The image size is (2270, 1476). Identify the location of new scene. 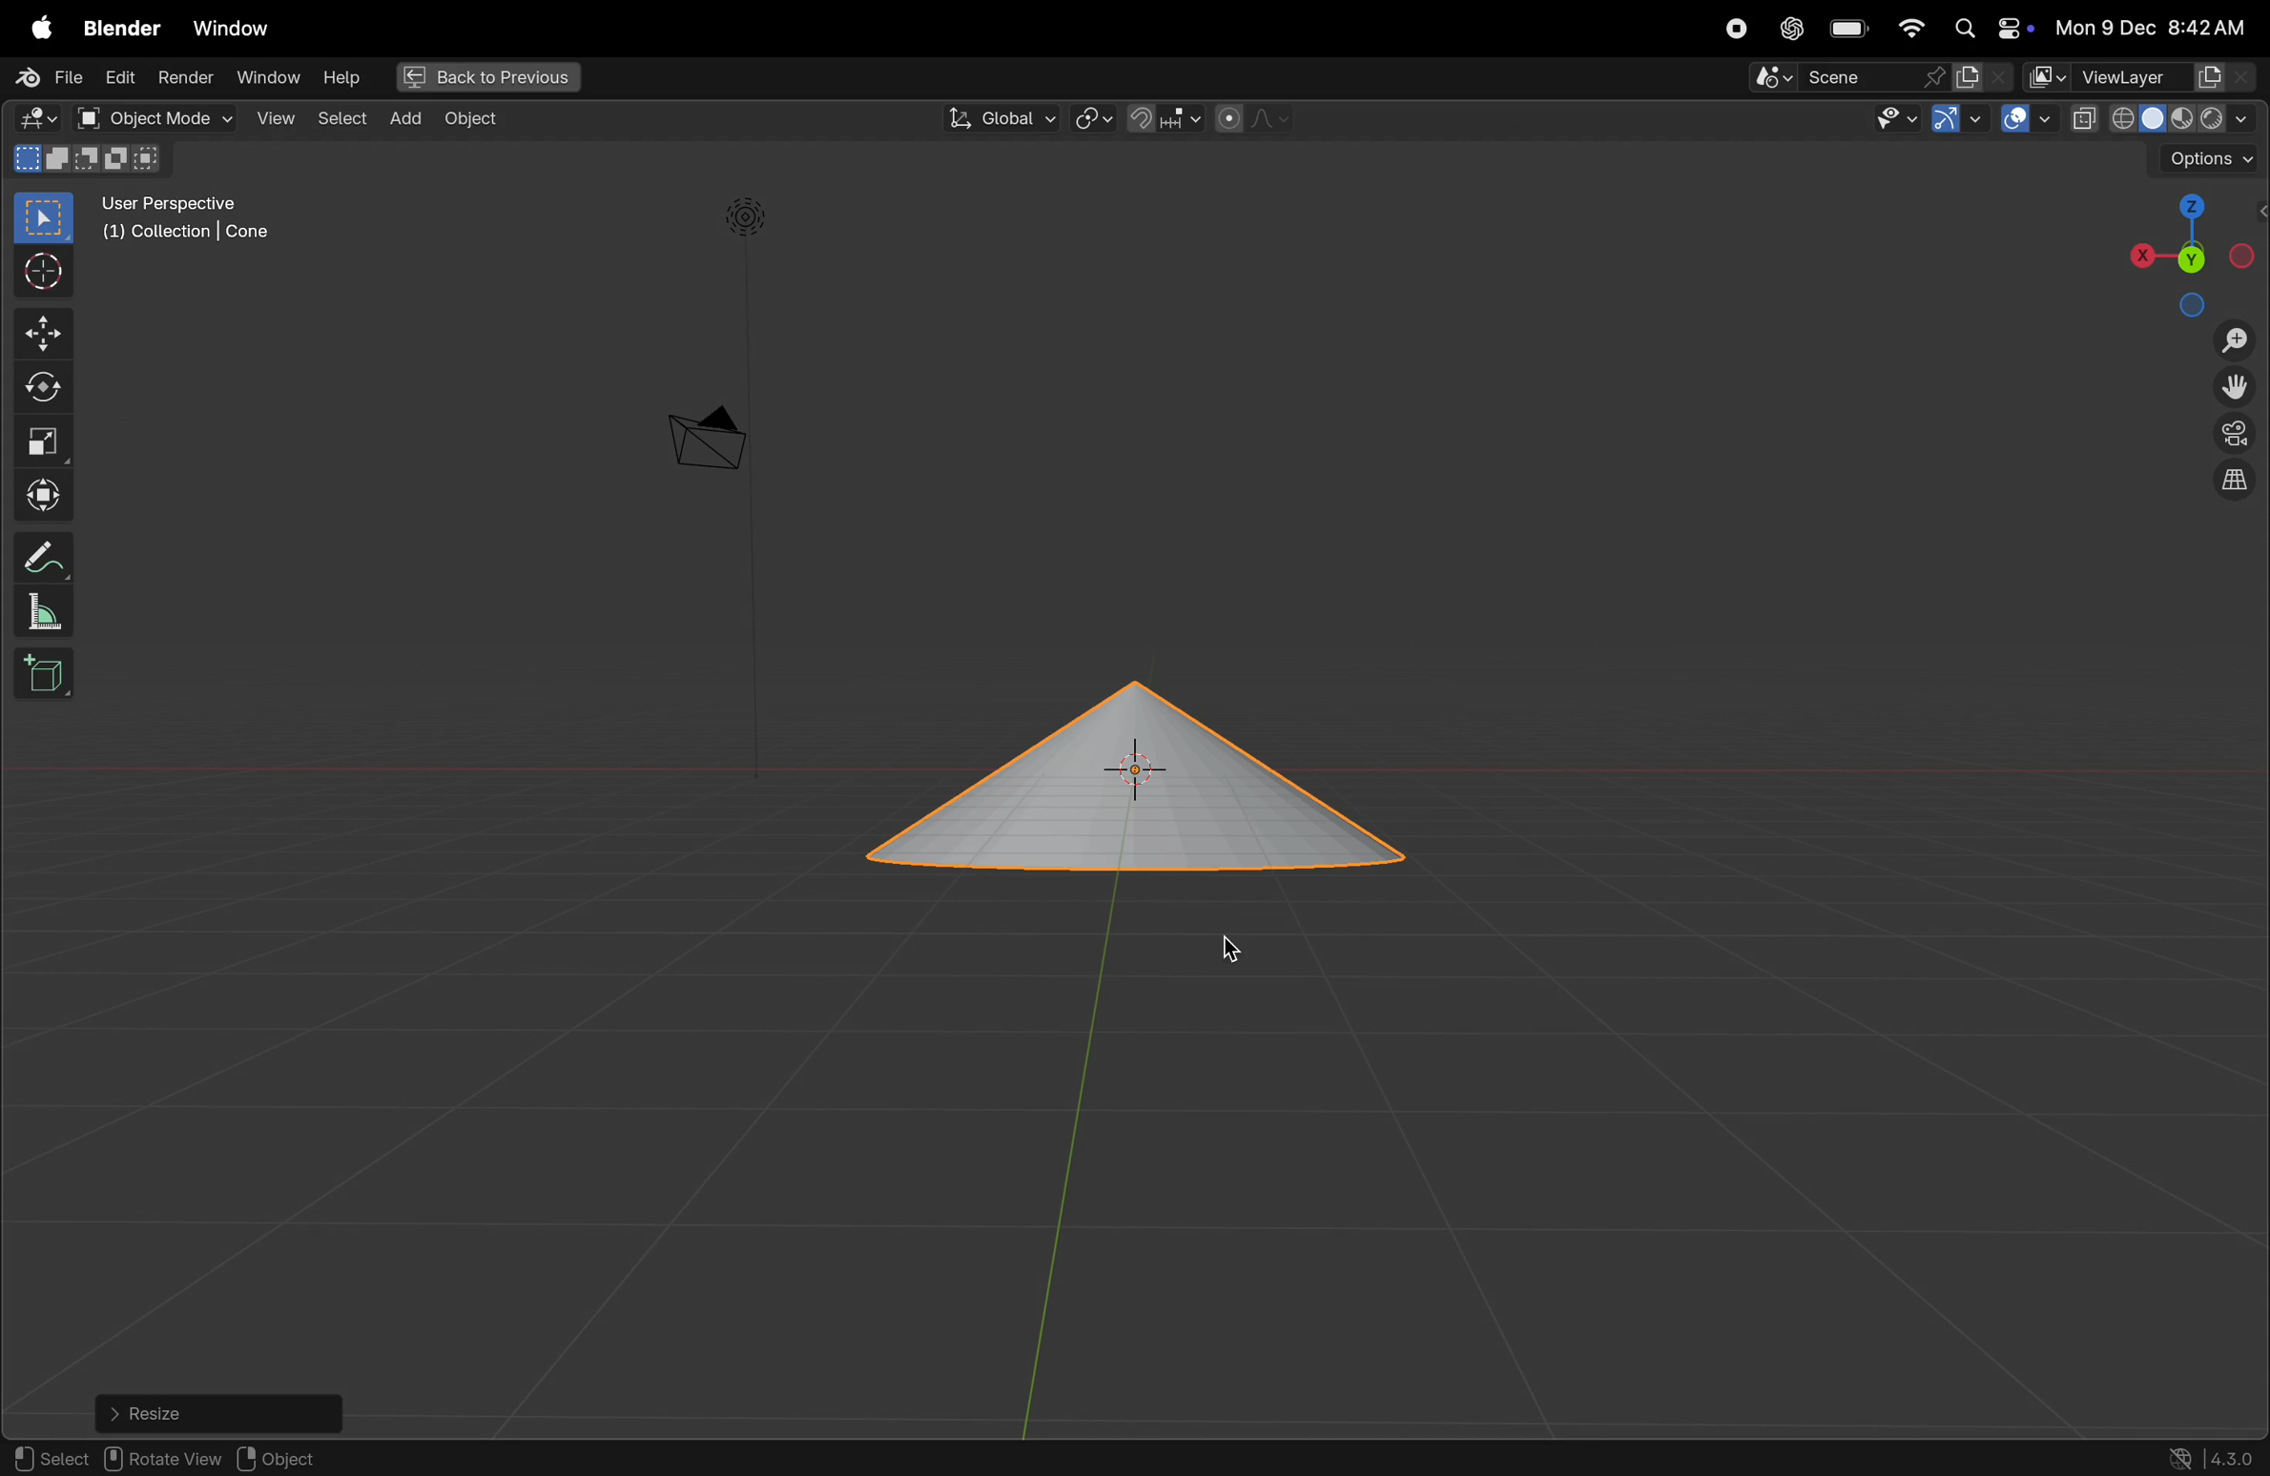
(1980, 76).